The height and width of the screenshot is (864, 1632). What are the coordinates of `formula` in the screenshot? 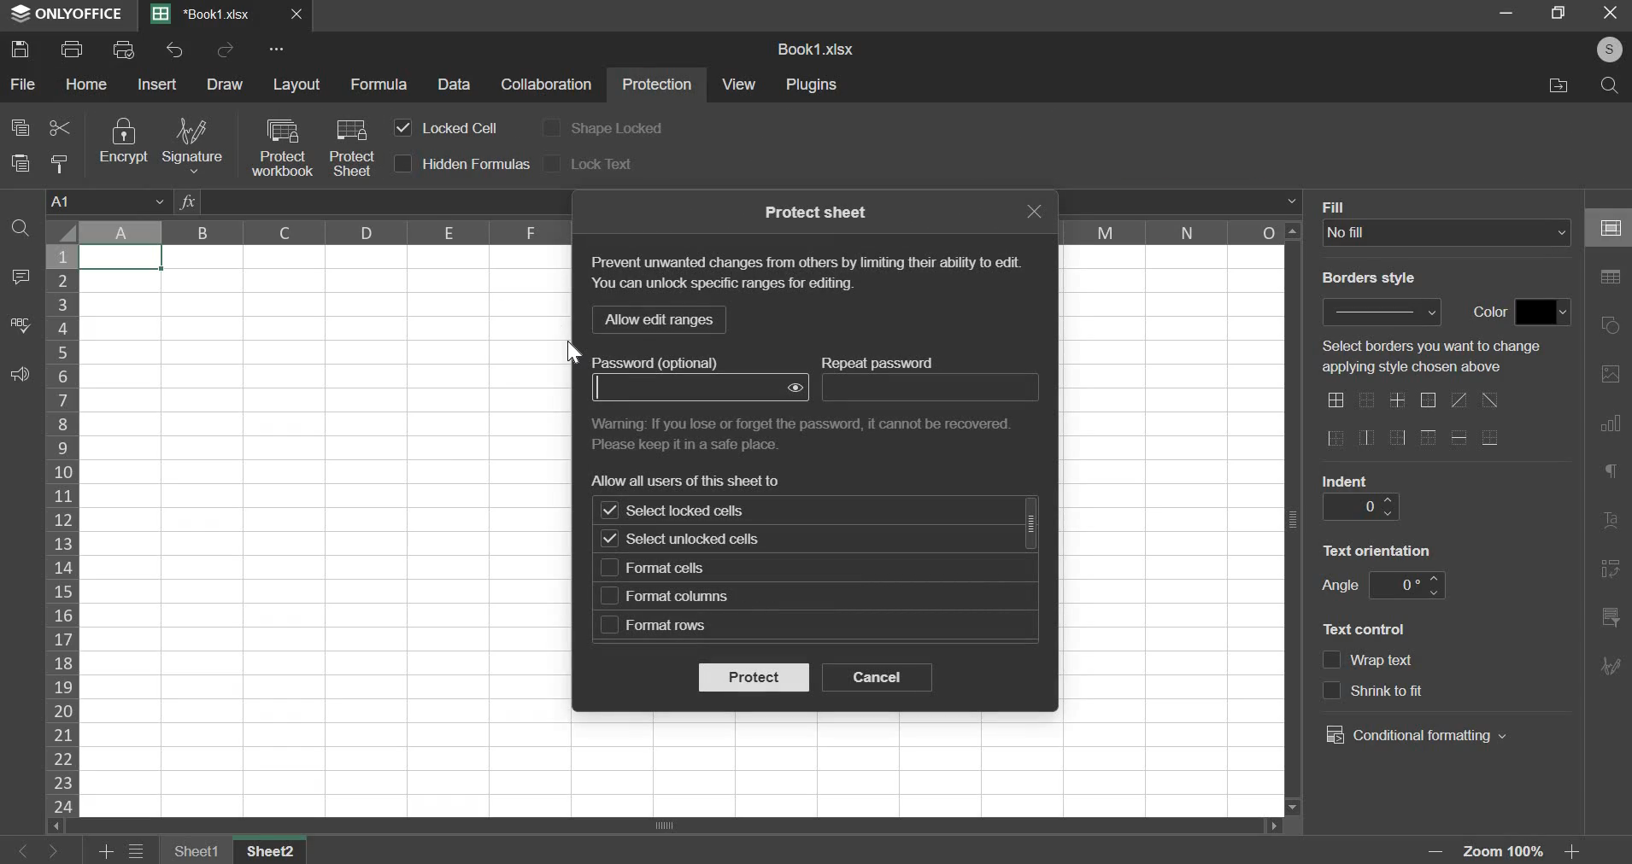 It's located at (379, 85).